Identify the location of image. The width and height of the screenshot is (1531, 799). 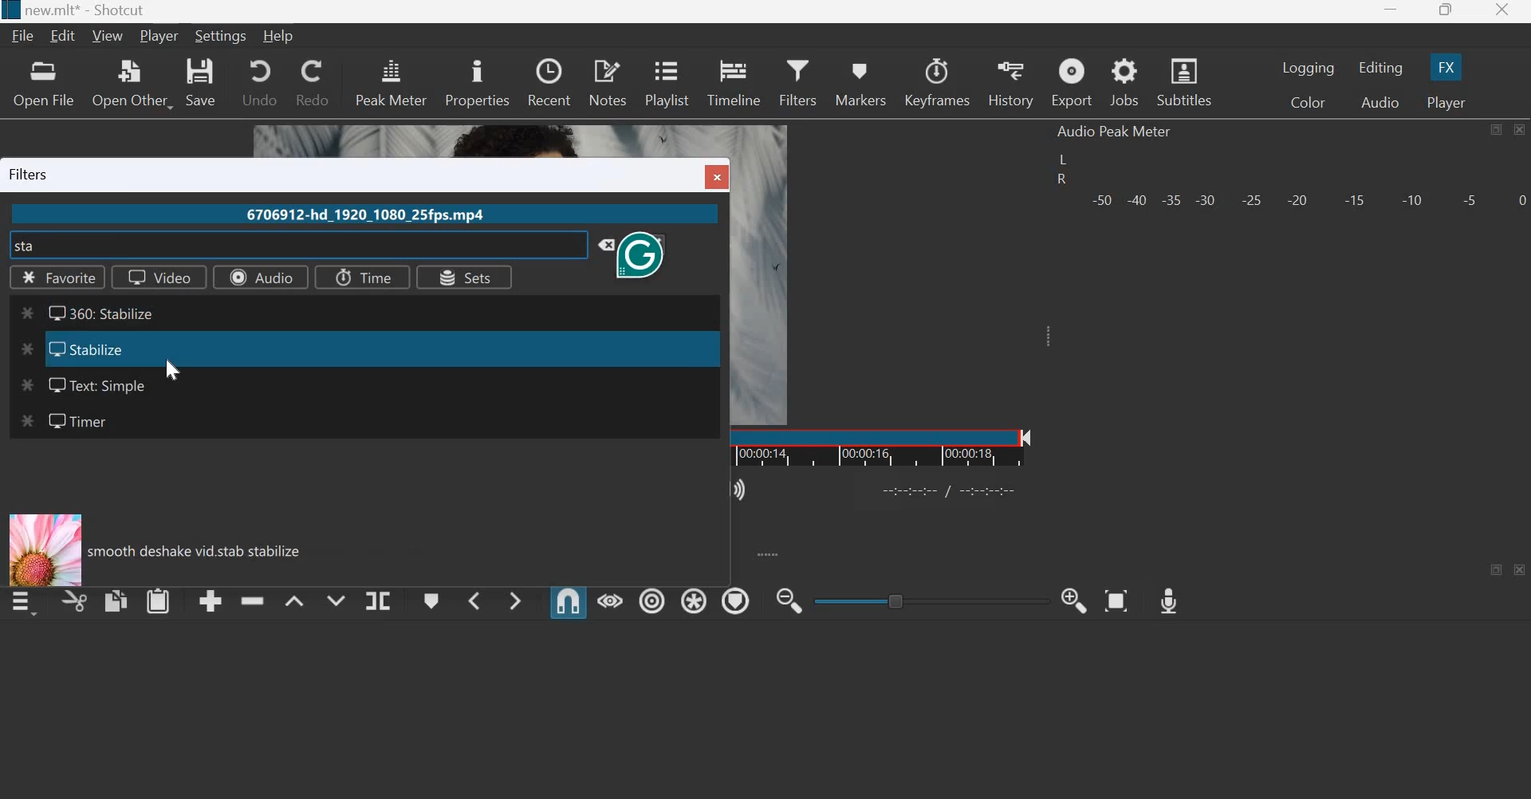
(45, 549).